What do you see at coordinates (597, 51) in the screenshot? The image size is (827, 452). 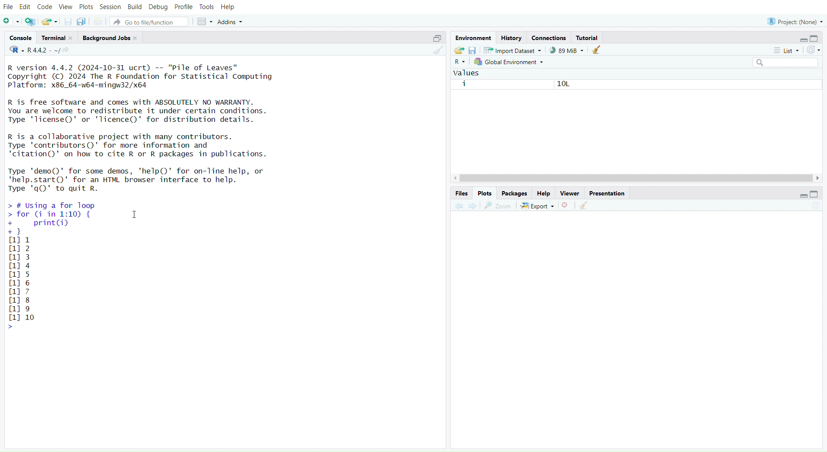 I see `clear object` at bounding box center [597, 51].